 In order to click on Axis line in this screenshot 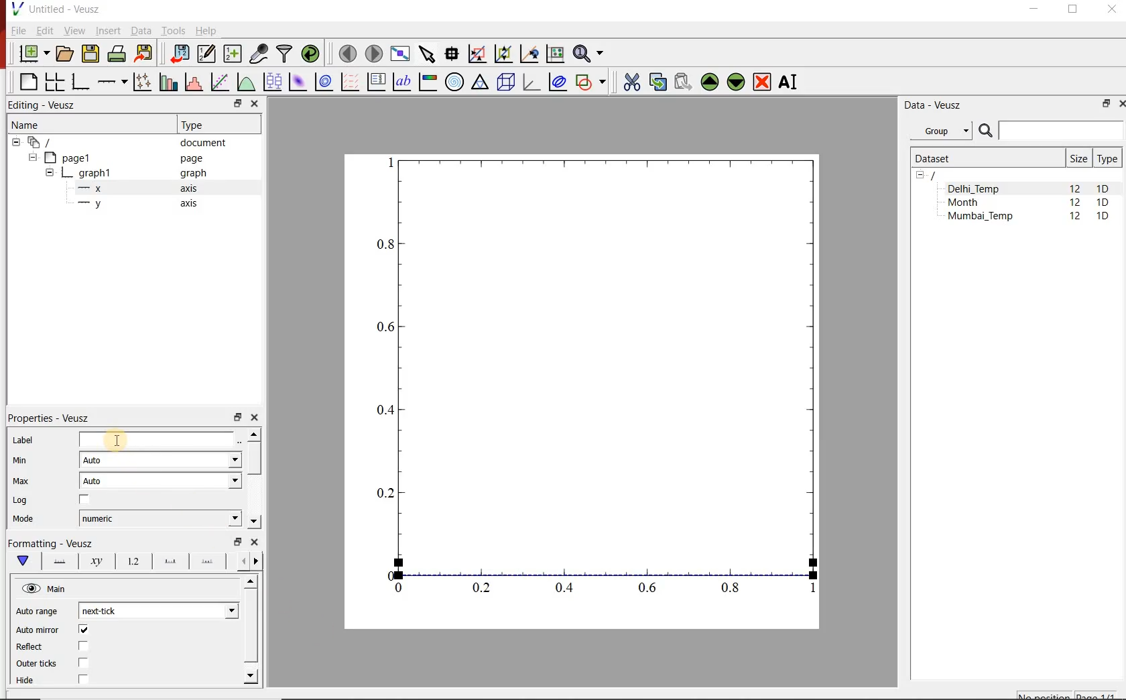, I will do `click(58, 561)`.